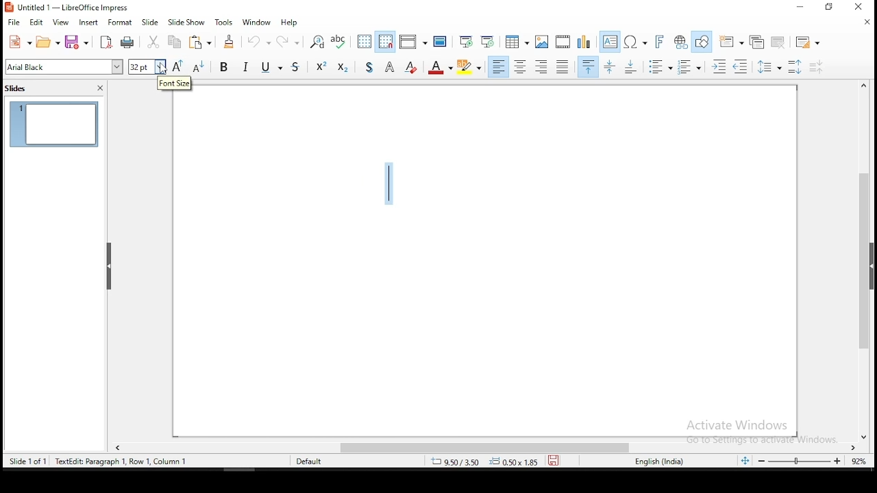  What do you see at coordinates (441, 40) in the screenshot?
I see `master slide` at bounding box center [441, 40].